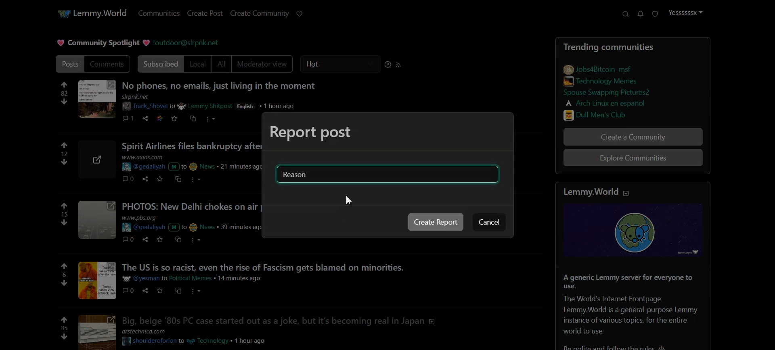 This screenshot has height=350, width=775. I want to click on save, so click(159, 179).